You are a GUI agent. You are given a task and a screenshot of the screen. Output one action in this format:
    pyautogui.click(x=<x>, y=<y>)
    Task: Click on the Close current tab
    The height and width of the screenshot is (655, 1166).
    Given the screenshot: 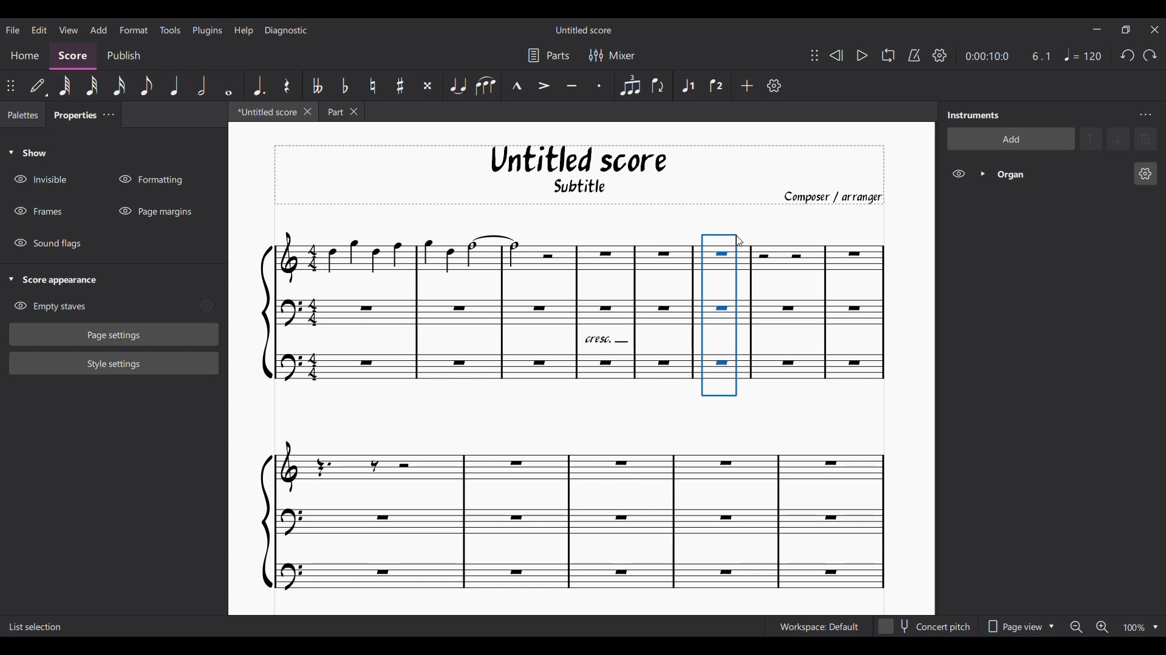 What is the action you would take?
    pyautogui.click(x=307, y=111)
    